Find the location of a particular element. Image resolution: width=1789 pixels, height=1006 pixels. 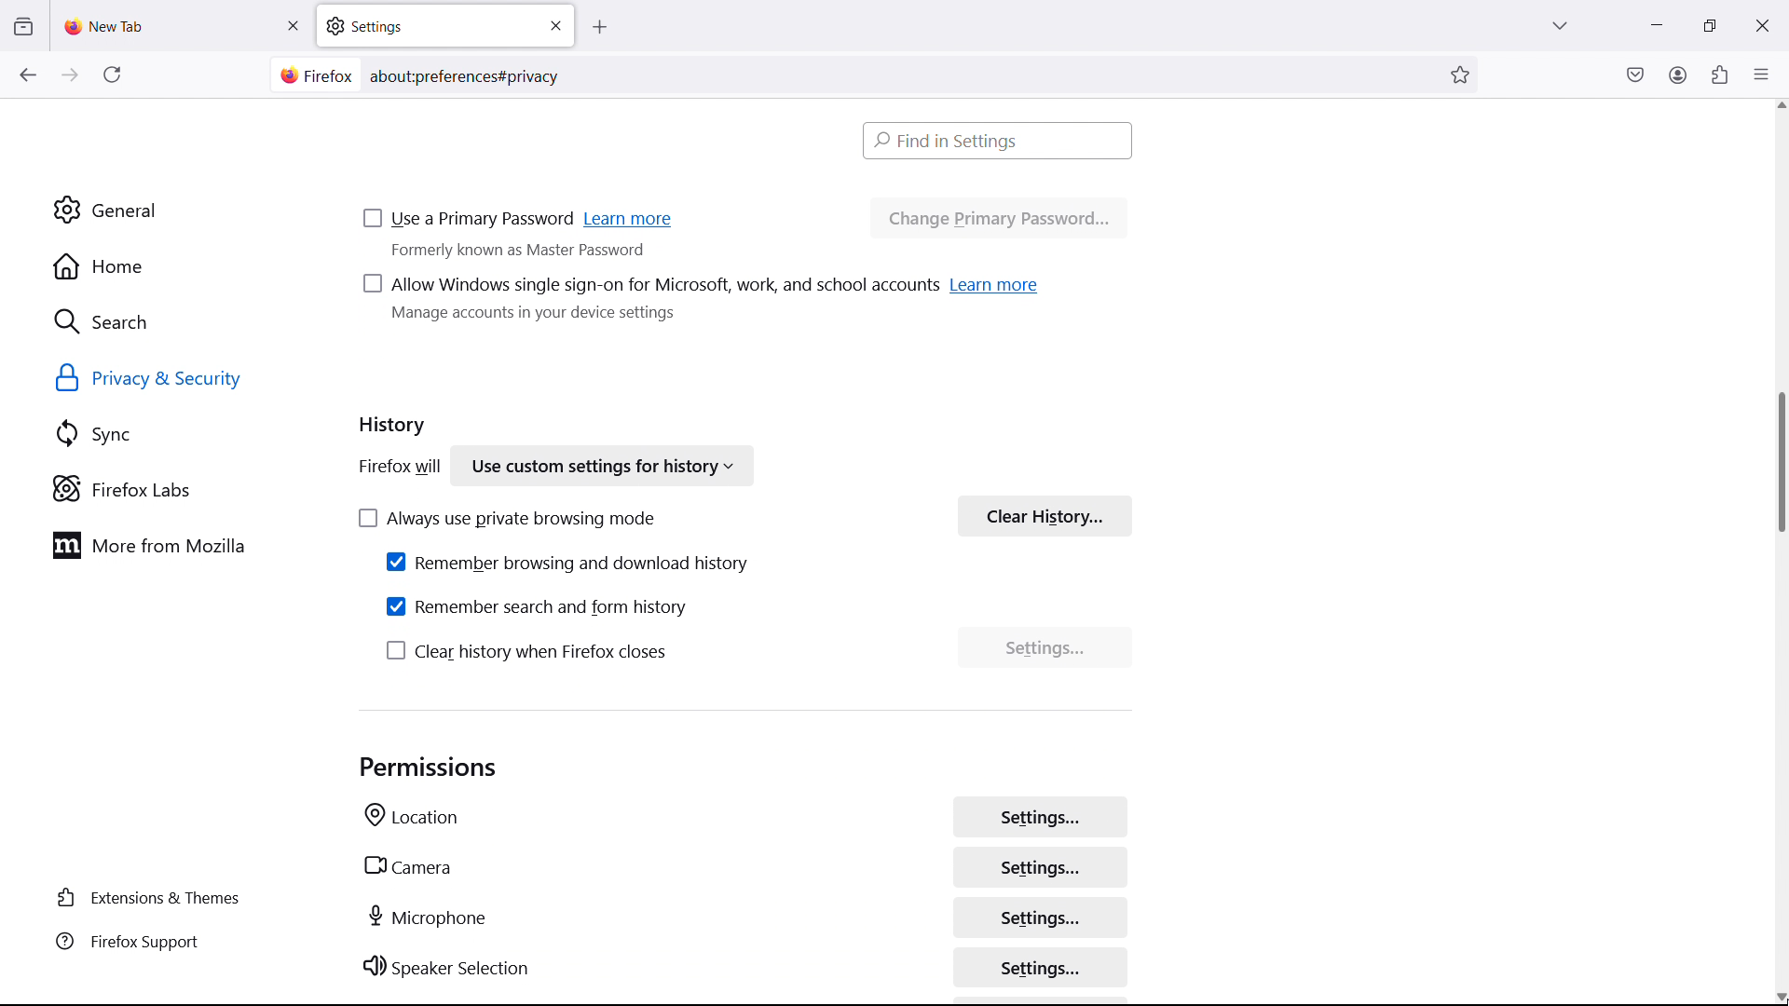

settings tab is located at coordinates (445, 25).